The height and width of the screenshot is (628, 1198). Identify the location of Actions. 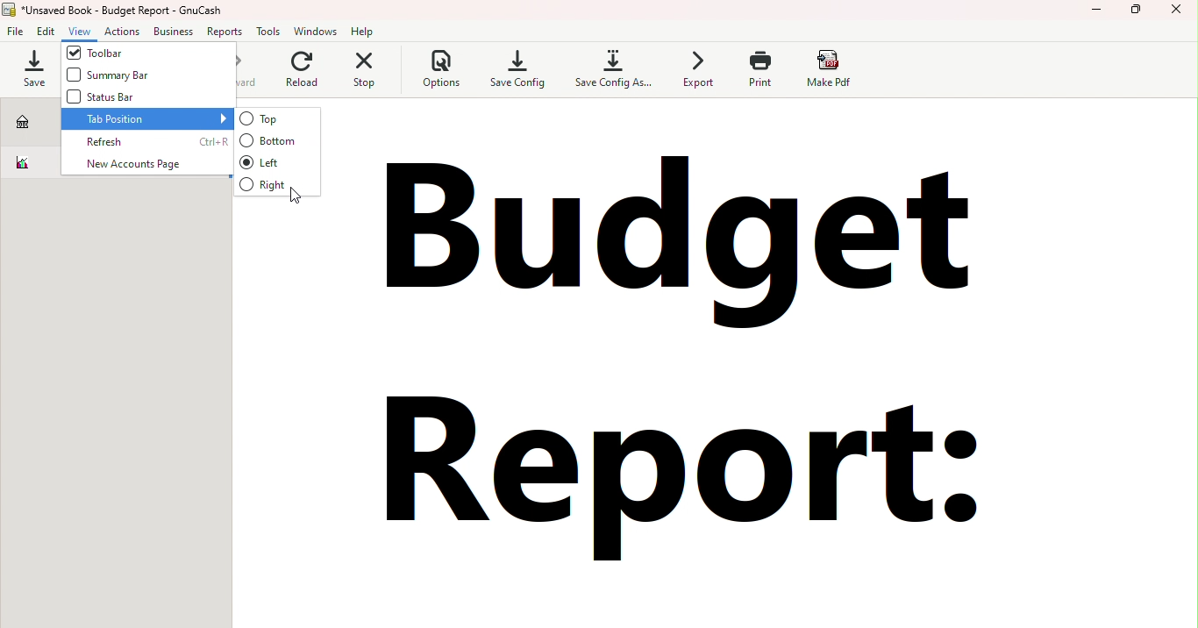
(122, 32).